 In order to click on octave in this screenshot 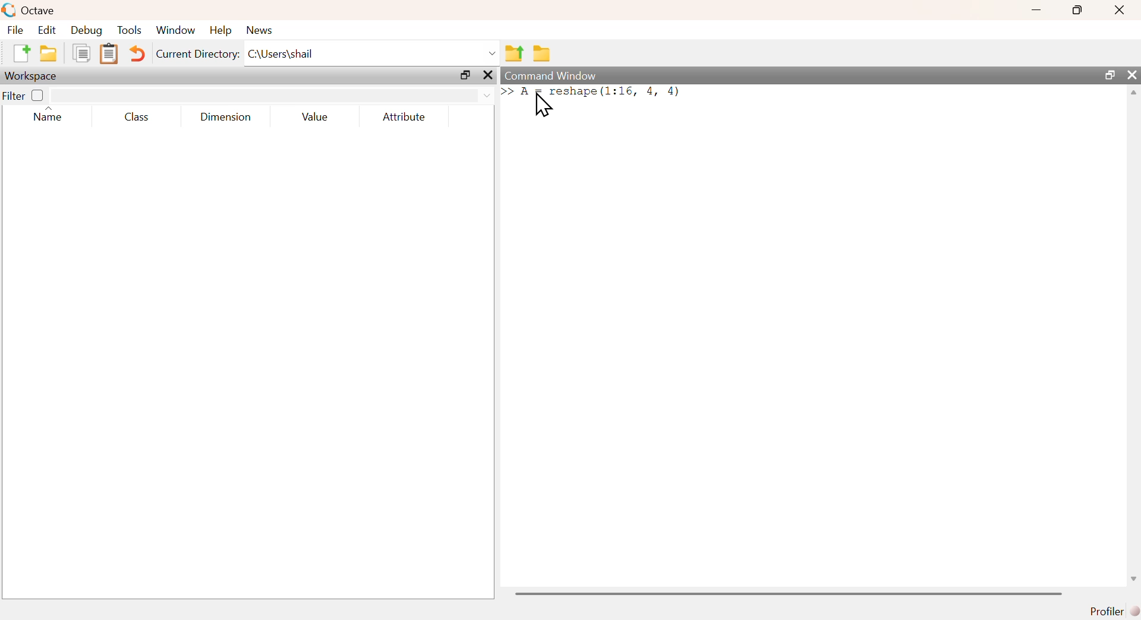, I will do `click(30, 10)`.